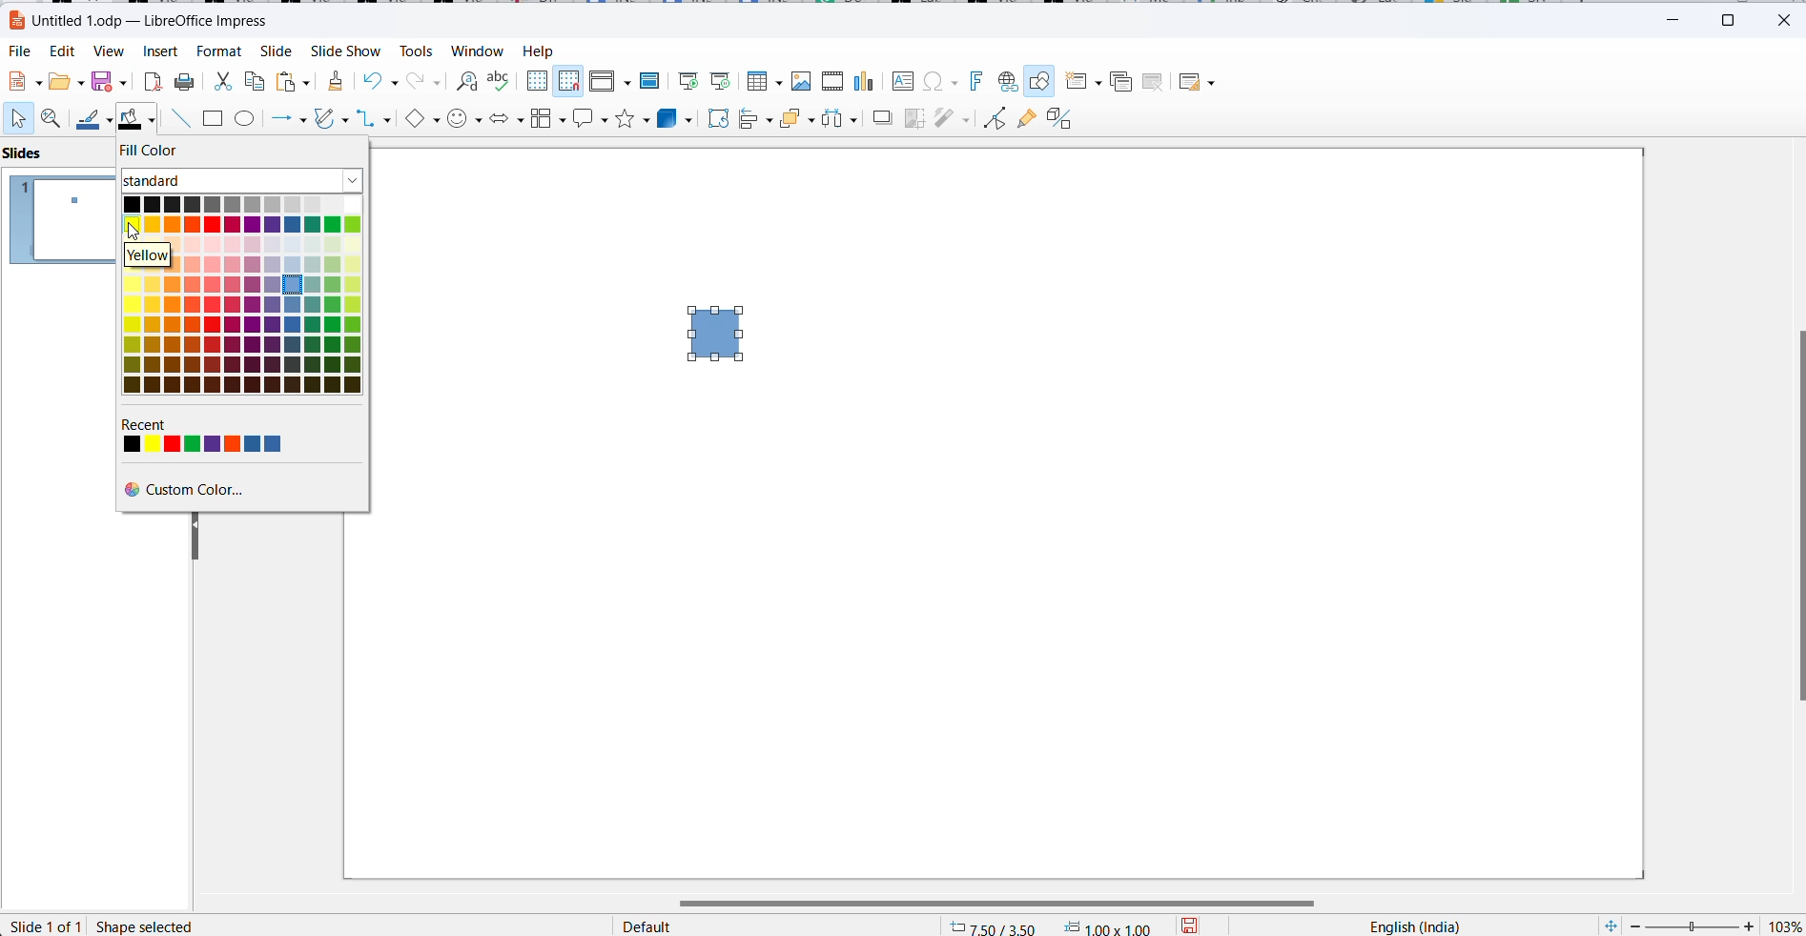 The height and width of the screenshot is (936, 1806). Describe the element at coordinates (65, 82) in the screenshot. I see `fill options` at that location.